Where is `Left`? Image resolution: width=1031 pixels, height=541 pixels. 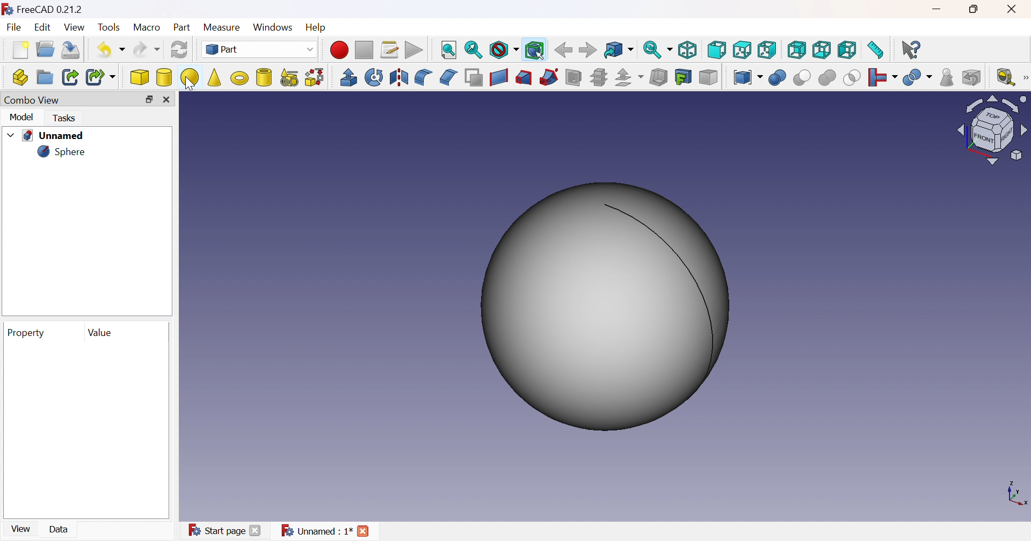 Left is located at coordinates (846, 50).